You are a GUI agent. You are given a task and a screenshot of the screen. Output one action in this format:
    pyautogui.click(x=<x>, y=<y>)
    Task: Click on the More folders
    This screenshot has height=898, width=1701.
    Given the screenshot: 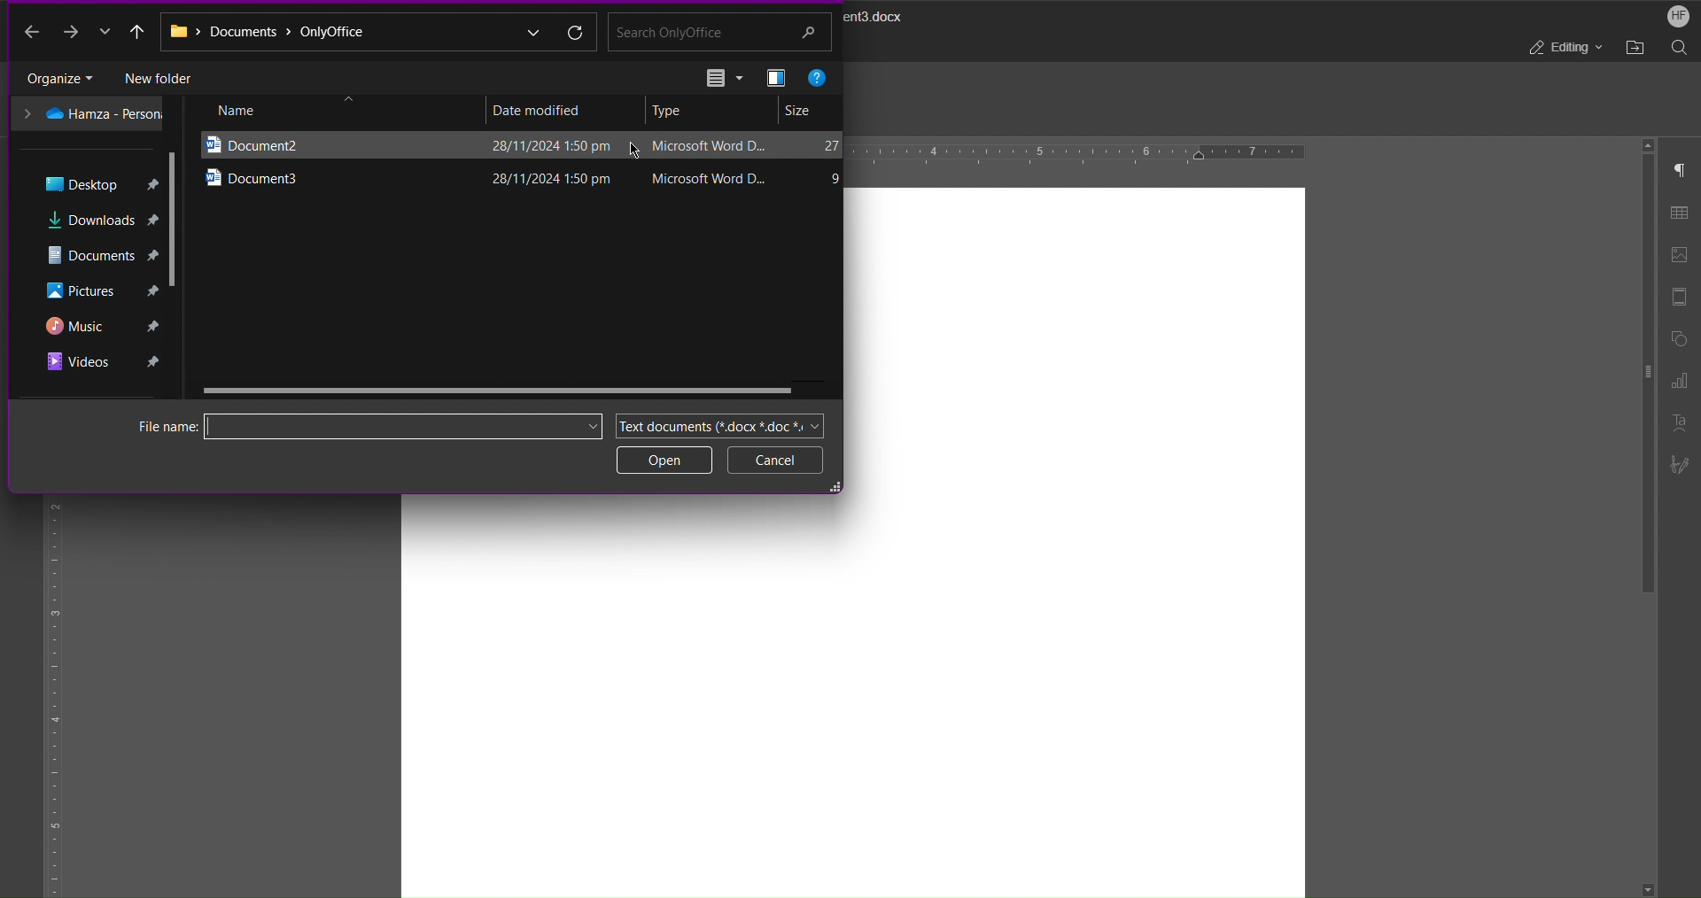 What is the action you would take?
    pyautogui.click(x=532, y=29)
    